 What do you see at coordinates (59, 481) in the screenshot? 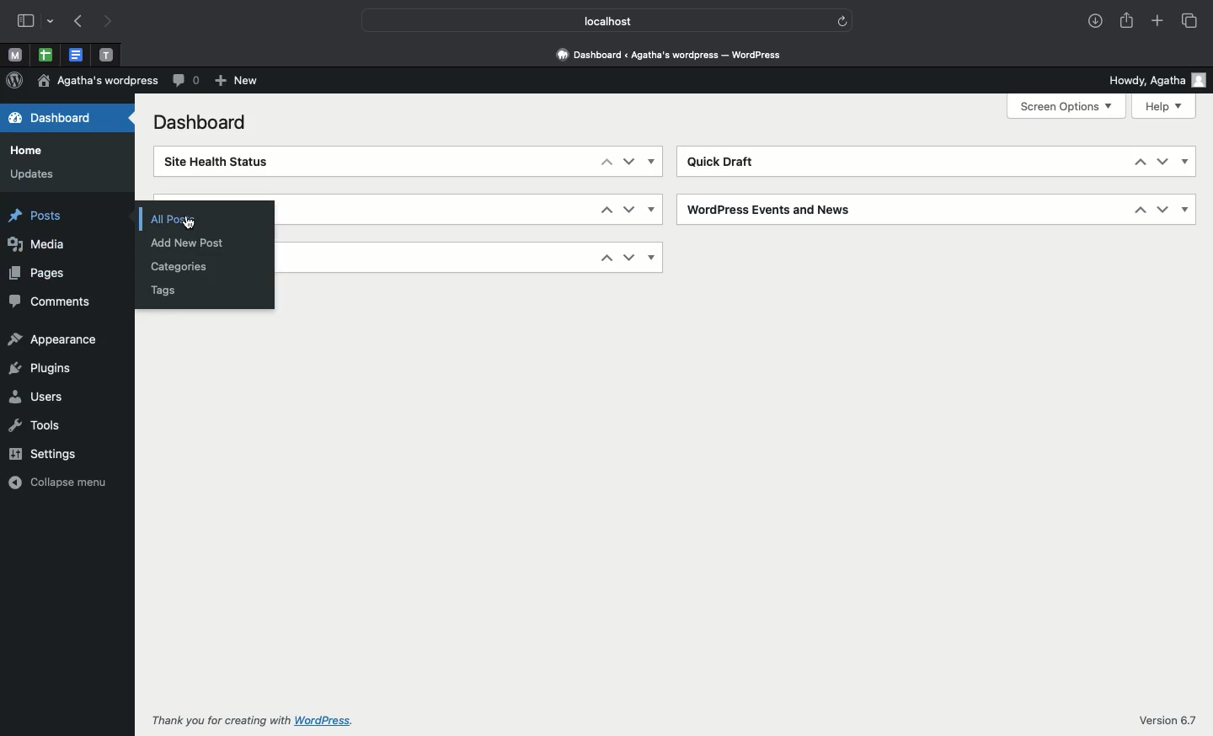
I see `Collapse menu` at bounding box center [59, 481].